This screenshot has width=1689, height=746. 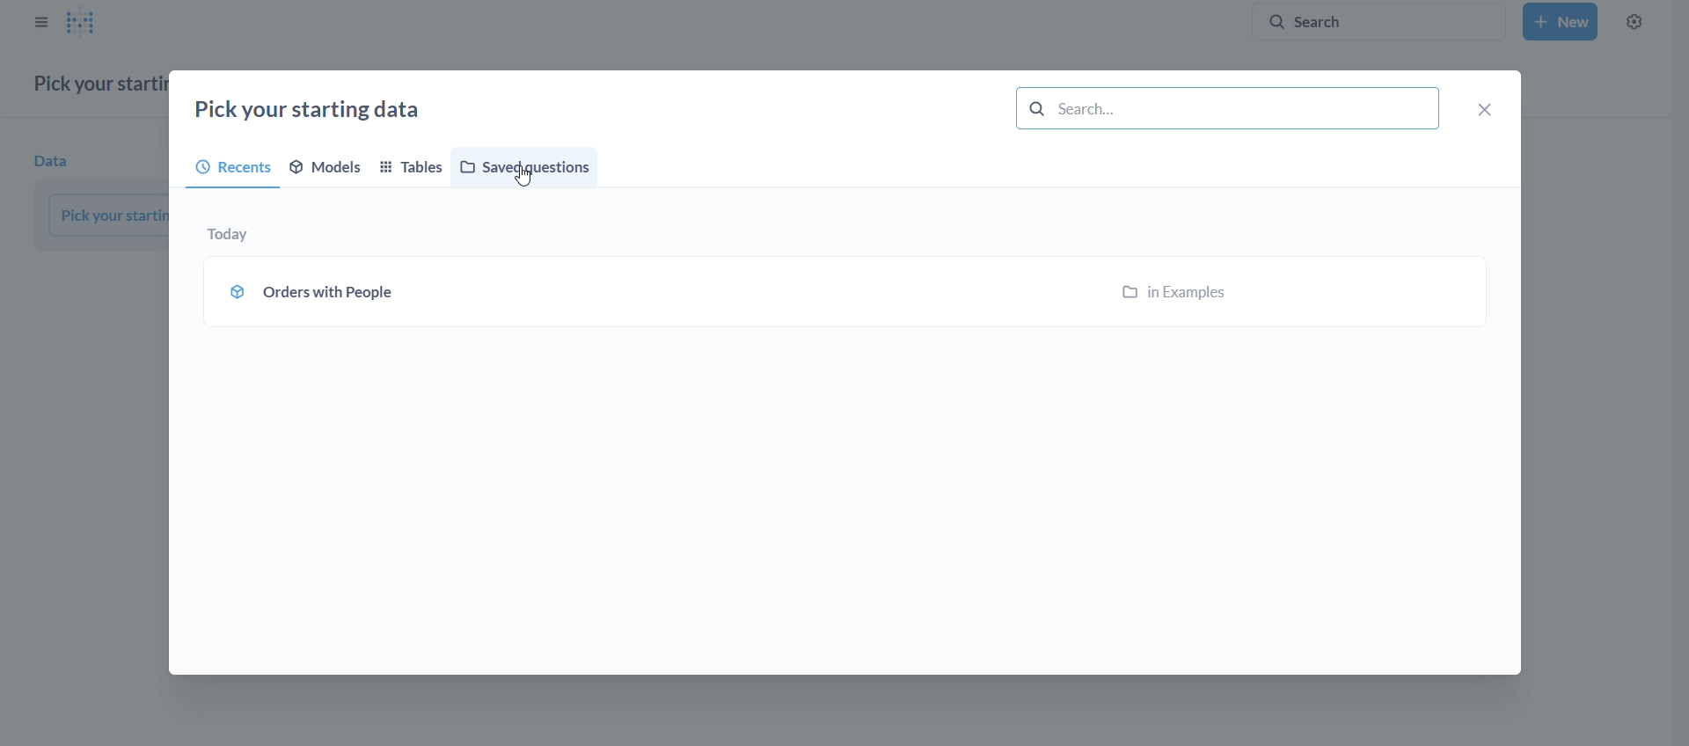 What do you see at coordinates (525, 180) in the screenshot?
I see `Cursor` at bounding box center [525, 180].